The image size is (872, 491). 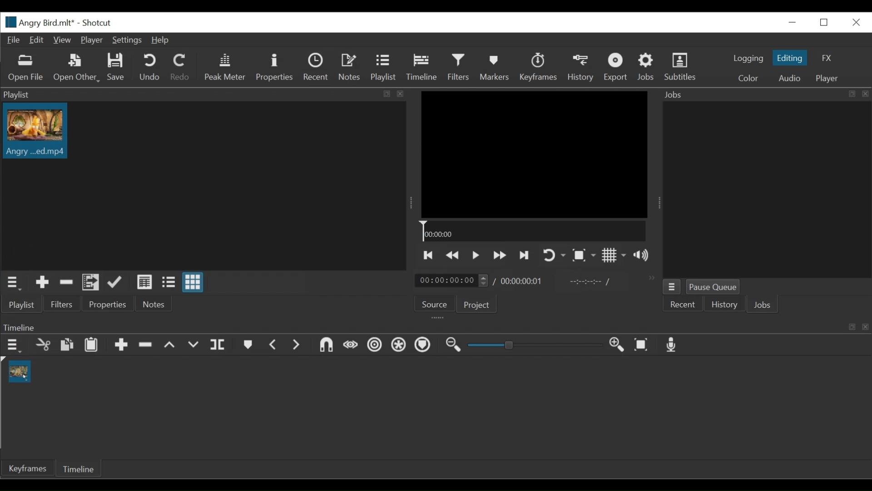 What do you see at coordinates (35, 131) in the screenshot?
I see `Clip` at bounding box center [35, 131].